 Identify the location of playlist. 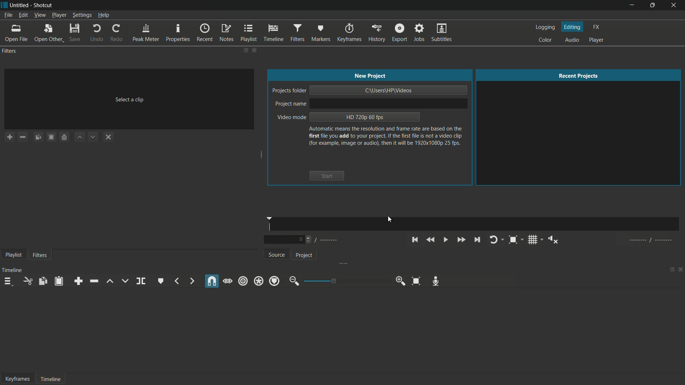
(249, 33).